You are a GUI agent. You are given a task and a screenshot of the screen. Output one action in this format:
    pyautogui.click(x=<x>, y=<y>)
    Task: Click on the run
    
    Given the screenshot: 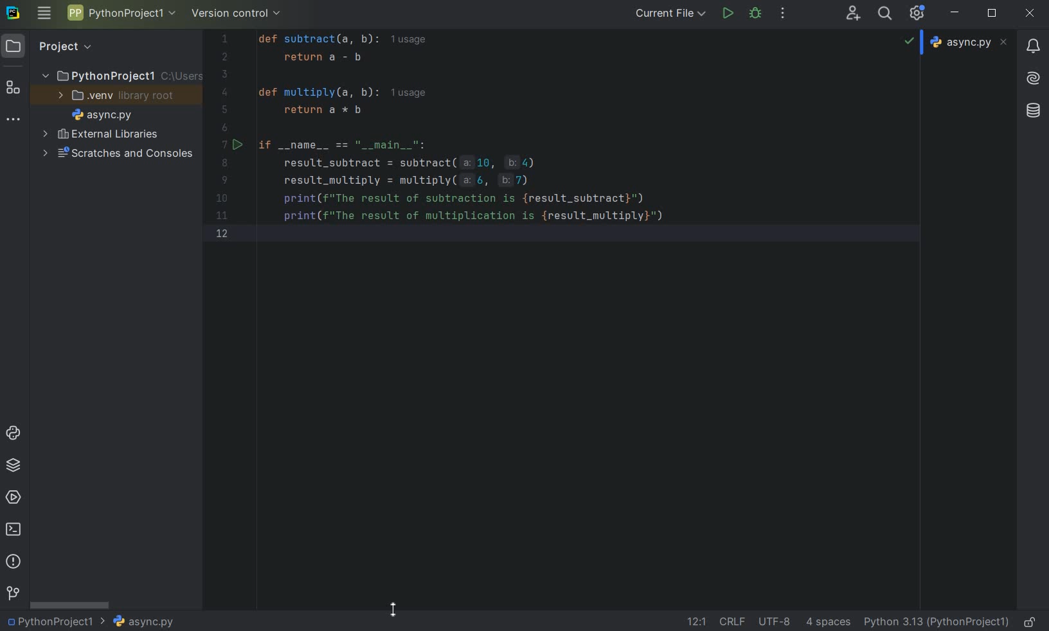 What is the action you would take?
    pyautogui.click(x=727, y=13)
    